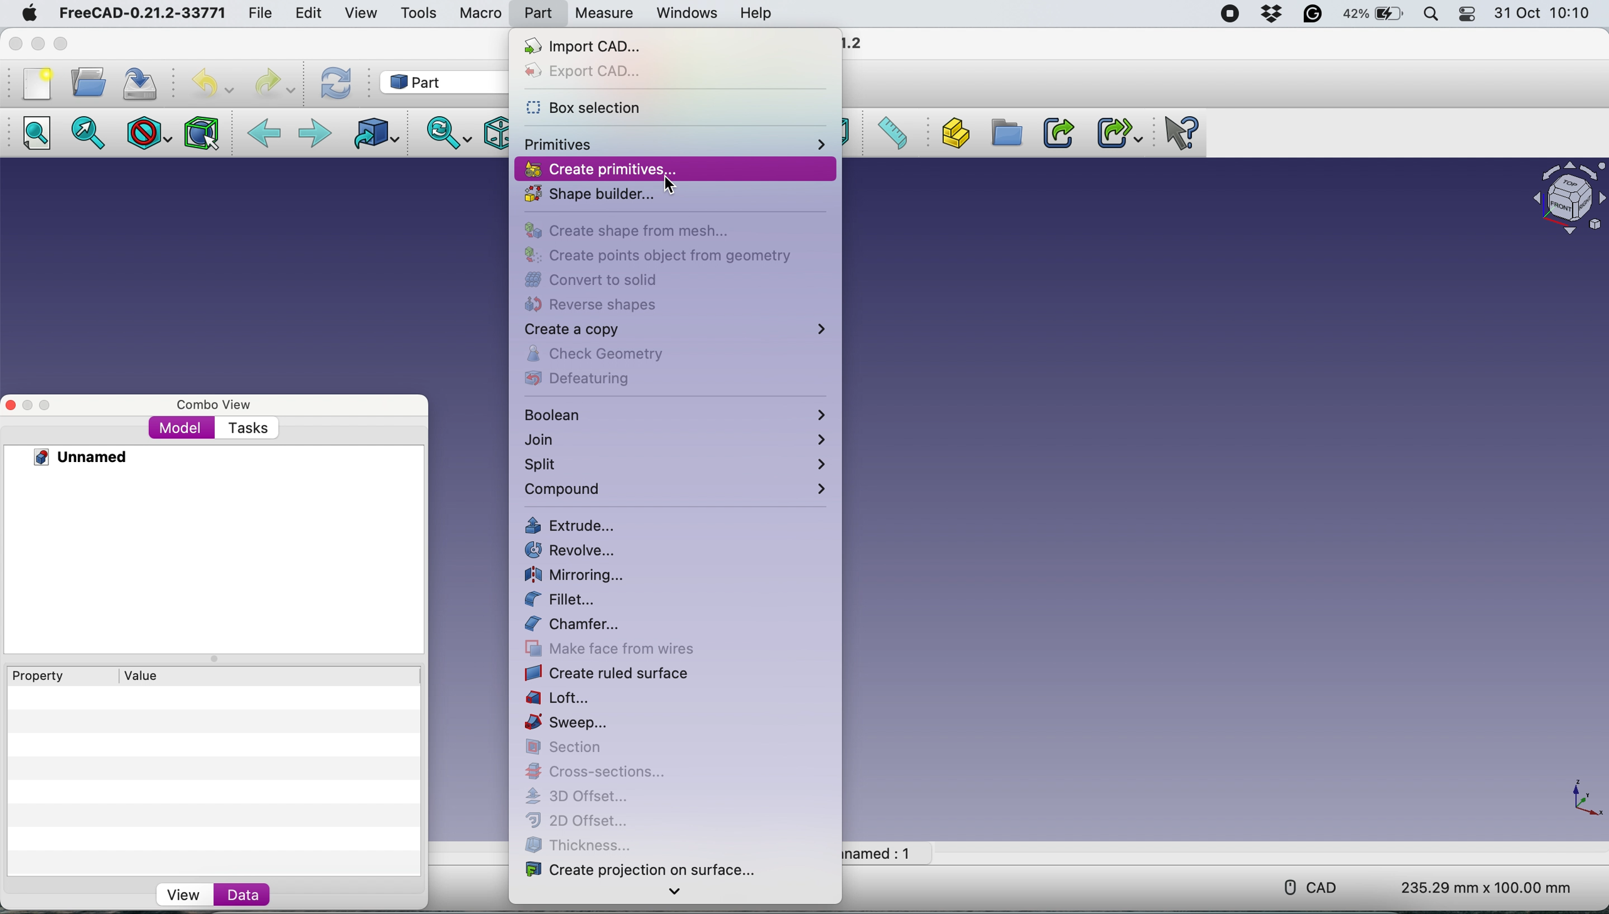 This screenshot has height=914, width=1609. I want to click on mirroring, so click(575, 575).